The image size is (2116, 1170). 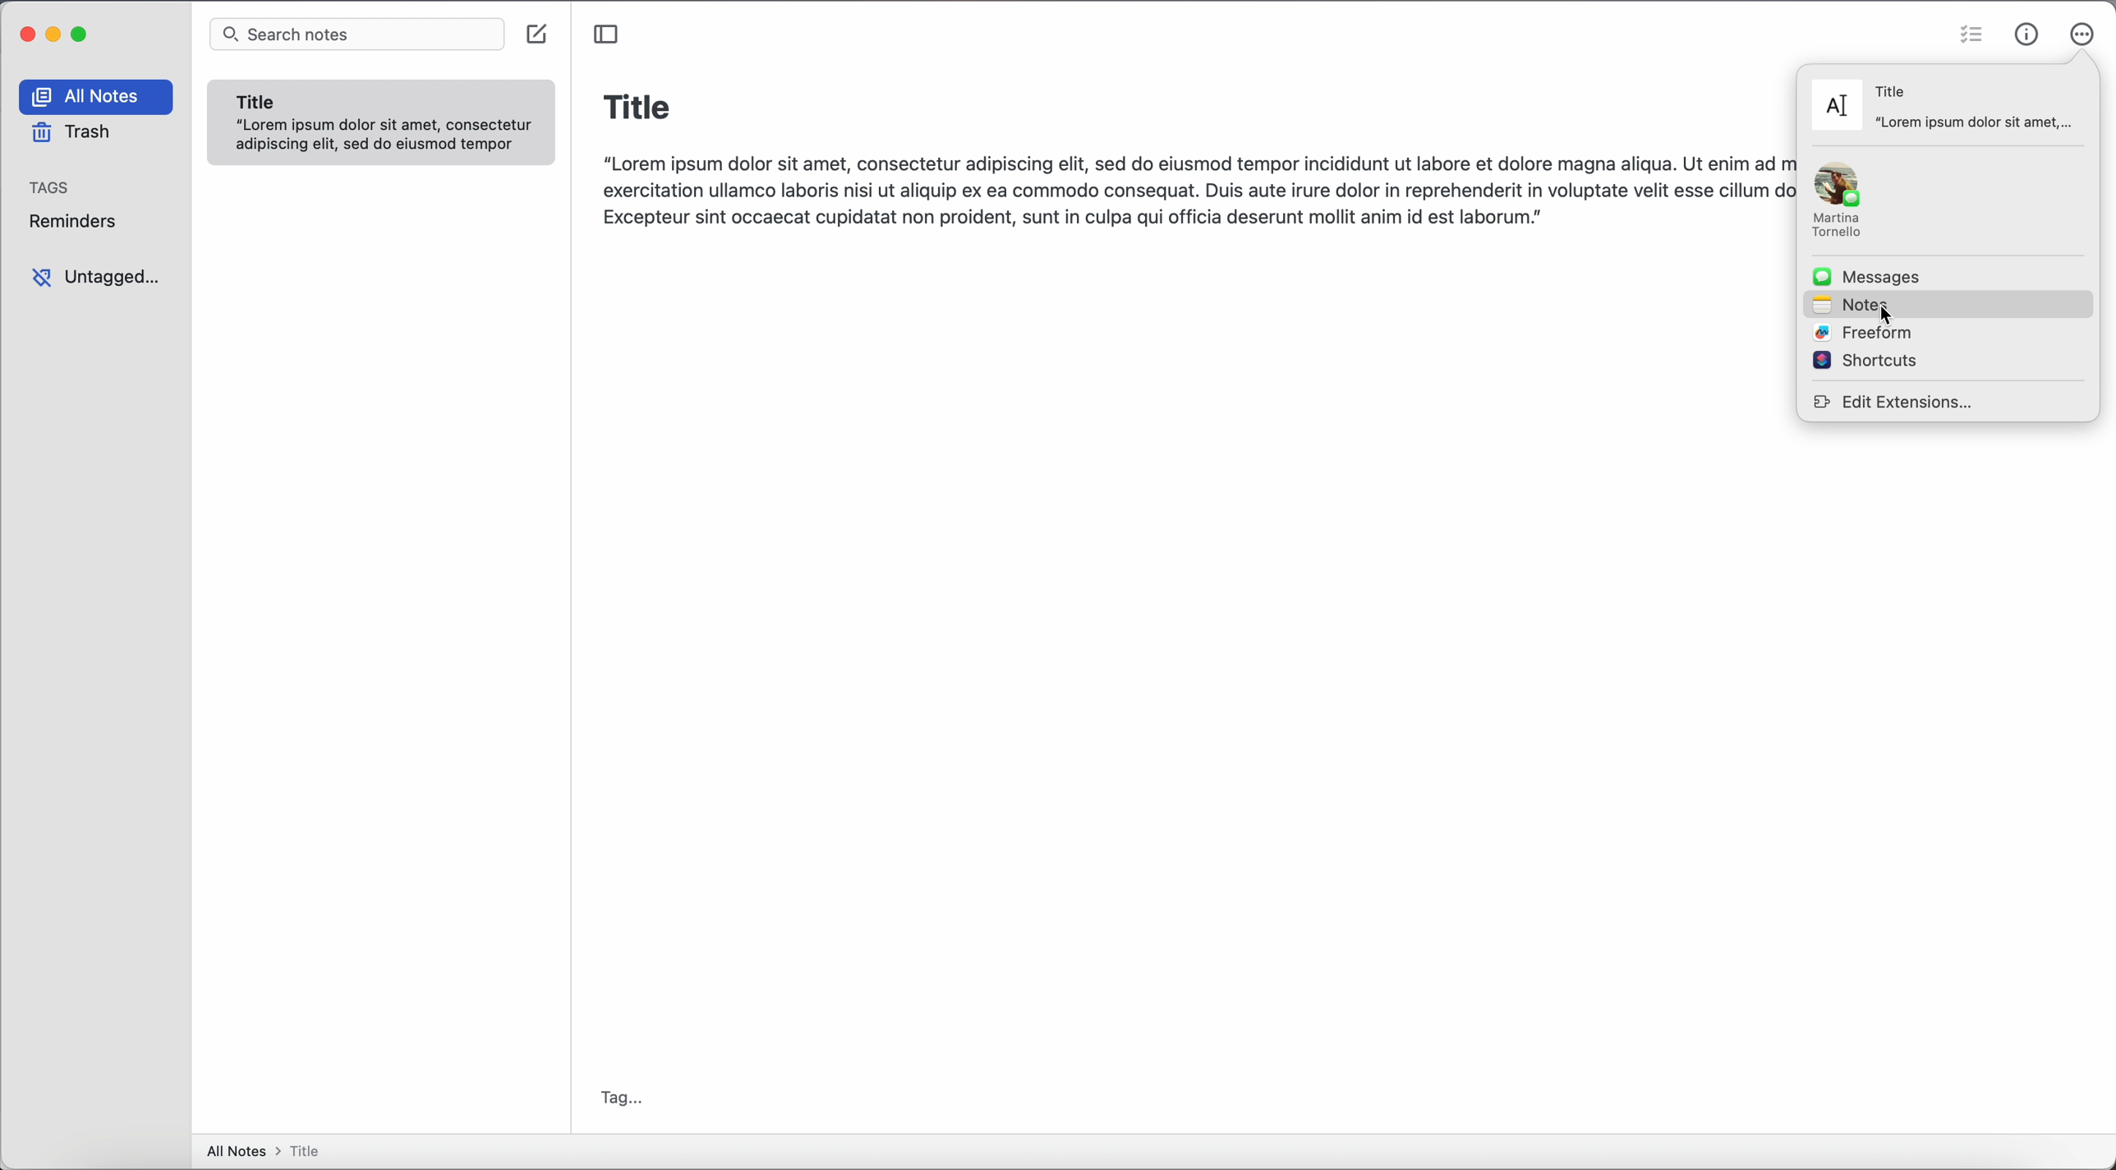 I want to click on actions, so click(x=2081, y=33).